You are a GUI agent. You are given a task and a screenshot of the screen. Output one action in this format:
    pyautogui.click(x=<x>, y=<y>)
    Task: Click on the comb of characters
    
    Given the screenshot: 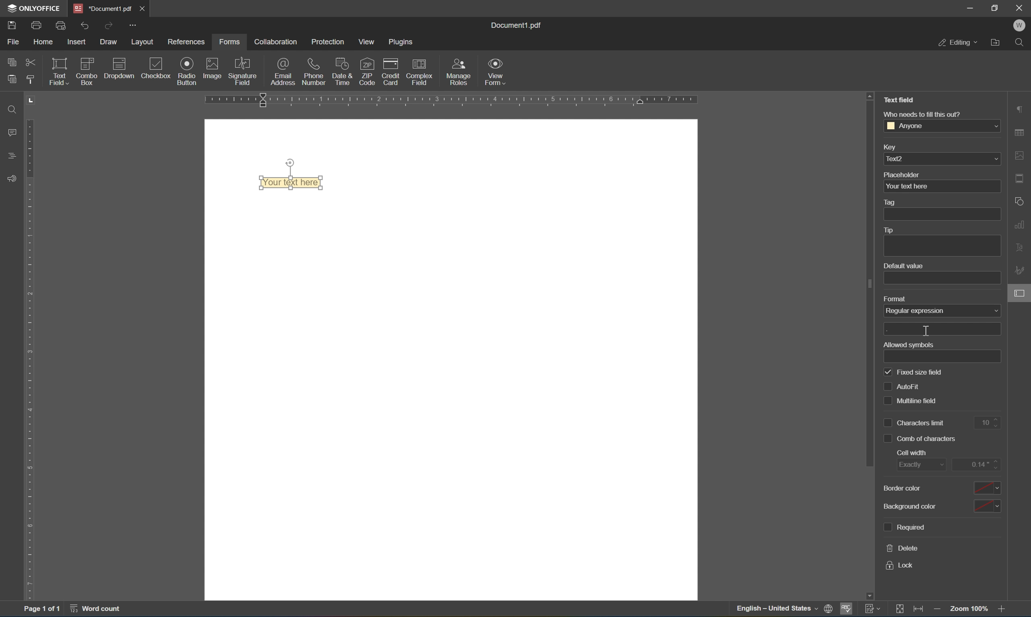 What is the action you would take?
    pyautogui.click(x=920, y=438)
    